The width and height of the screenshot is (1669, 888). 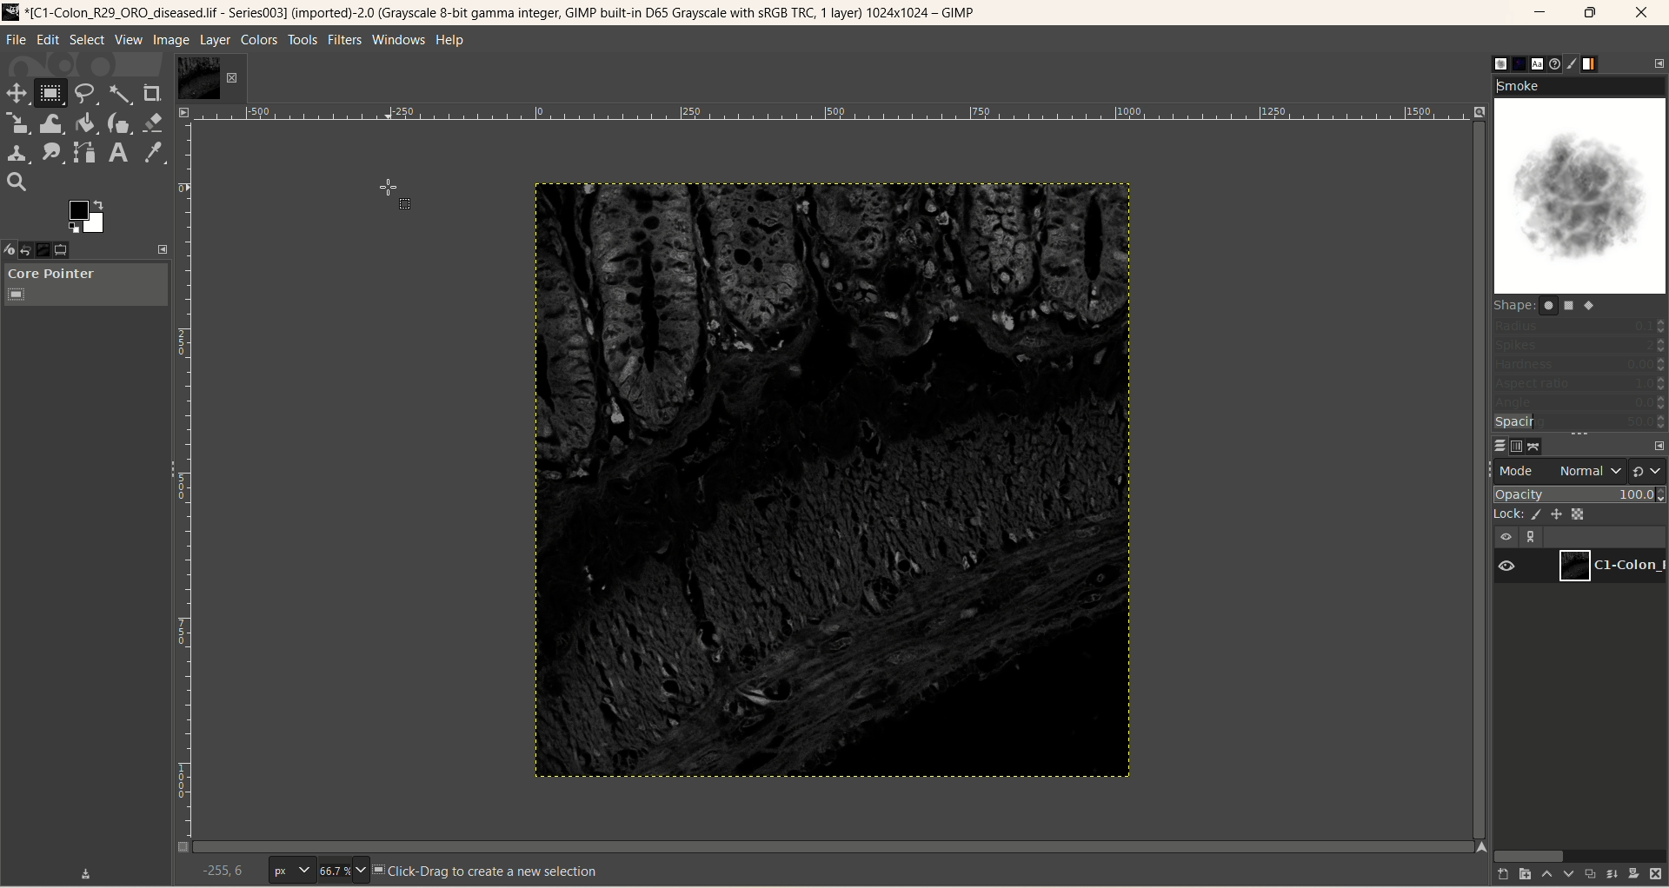 What do you see at coordinates (84, 873) in the screenshot?
I see `save` at bounding box center [84, 873].